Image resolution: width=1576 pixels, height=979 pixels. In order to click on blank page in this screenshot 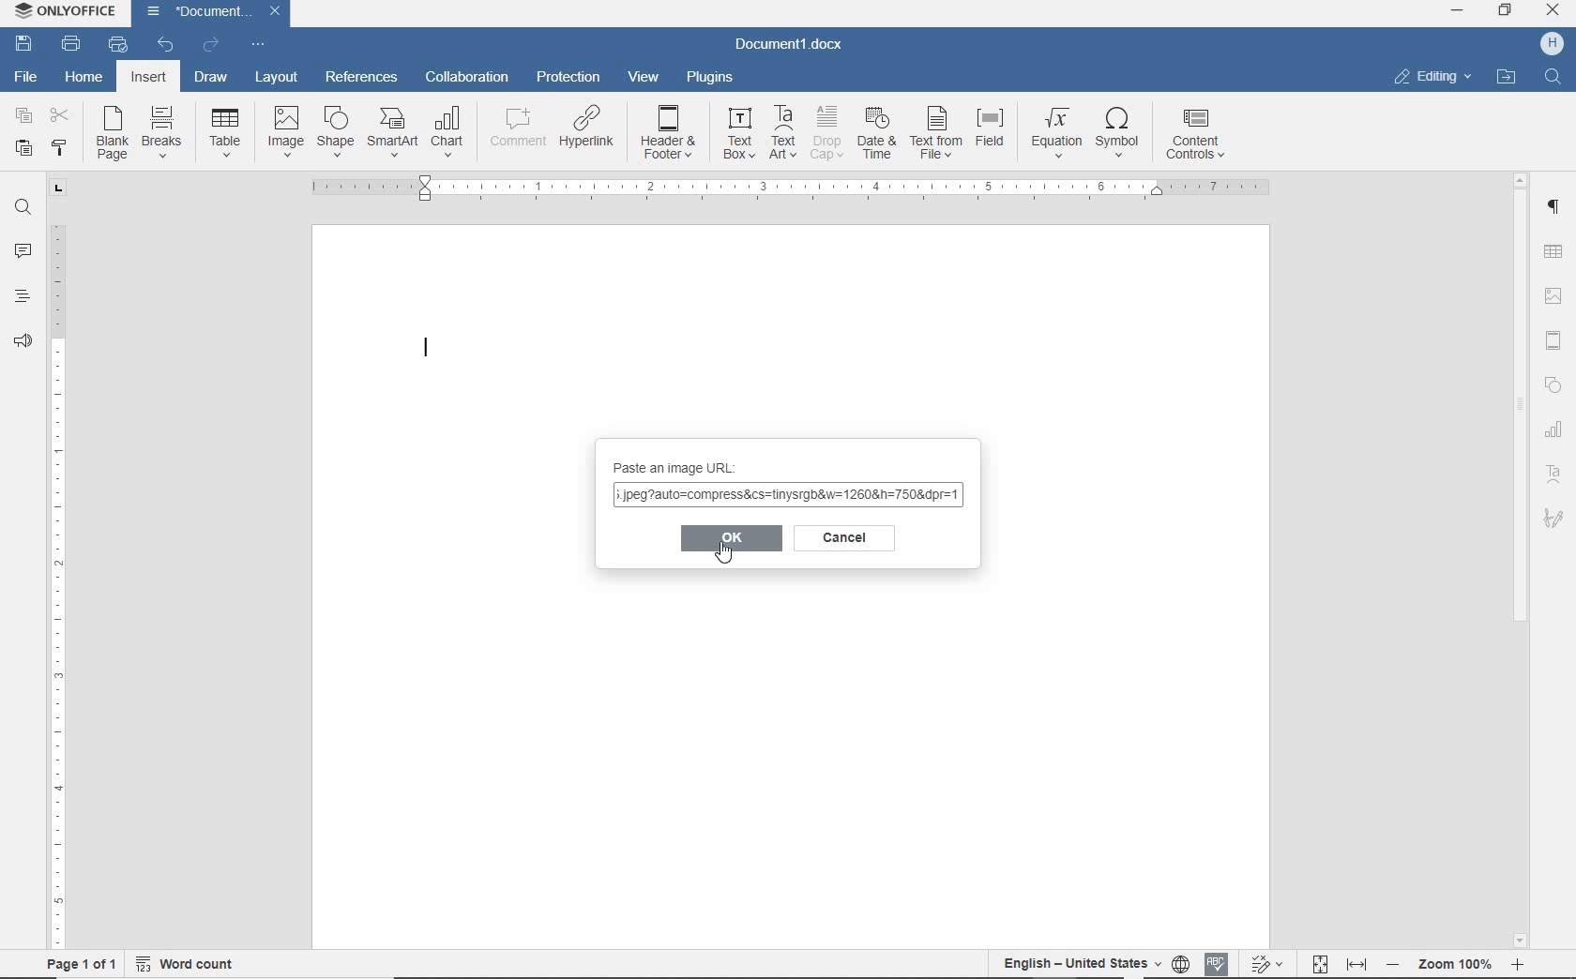, I will do `click(111, 132)`.